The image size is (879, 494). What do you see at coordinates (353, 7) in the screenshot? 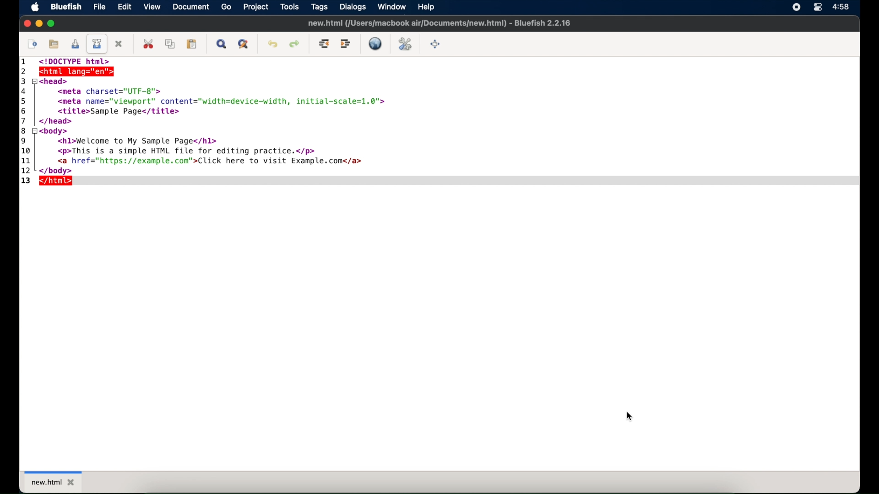
I see `dialogs` at bounding box center [353, 7].